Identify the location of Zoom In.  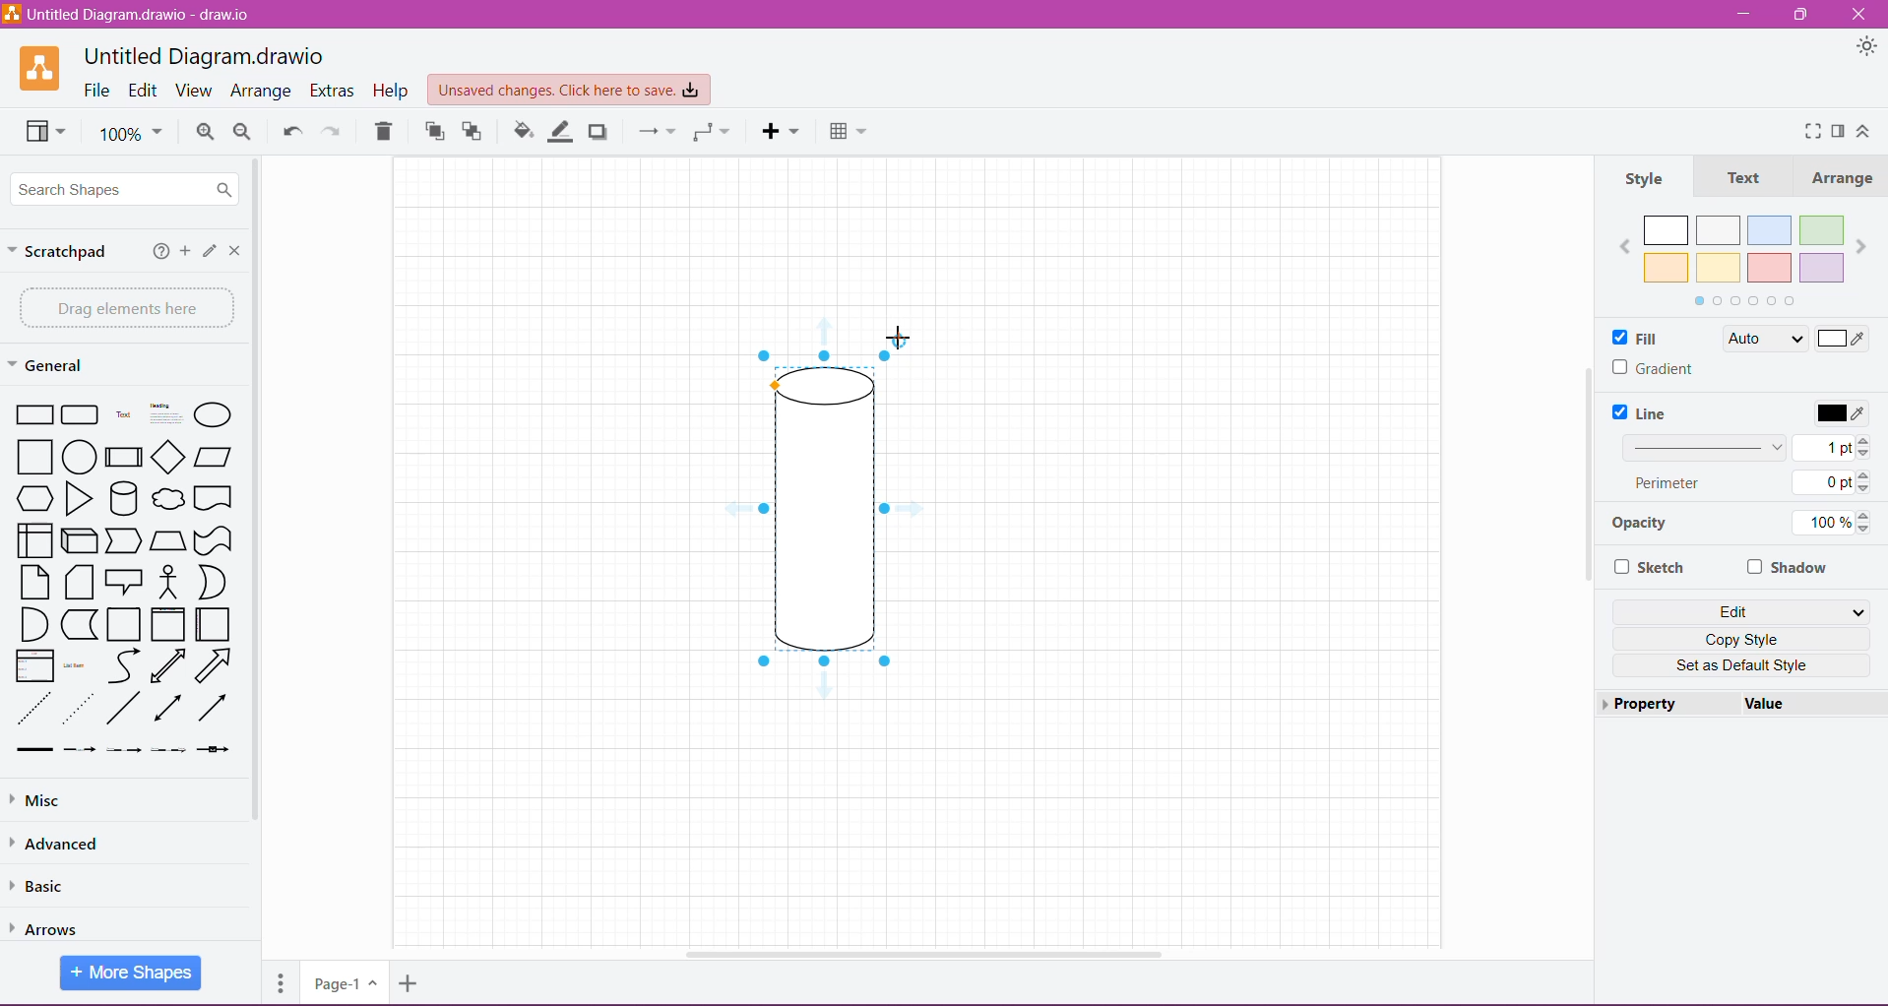
(205, 132).